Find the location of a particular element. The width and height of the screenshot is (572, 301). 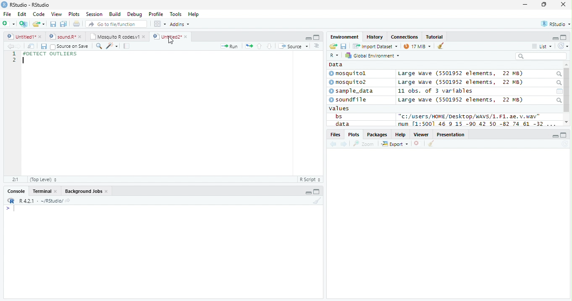

History is located at coordinates (375, 37).